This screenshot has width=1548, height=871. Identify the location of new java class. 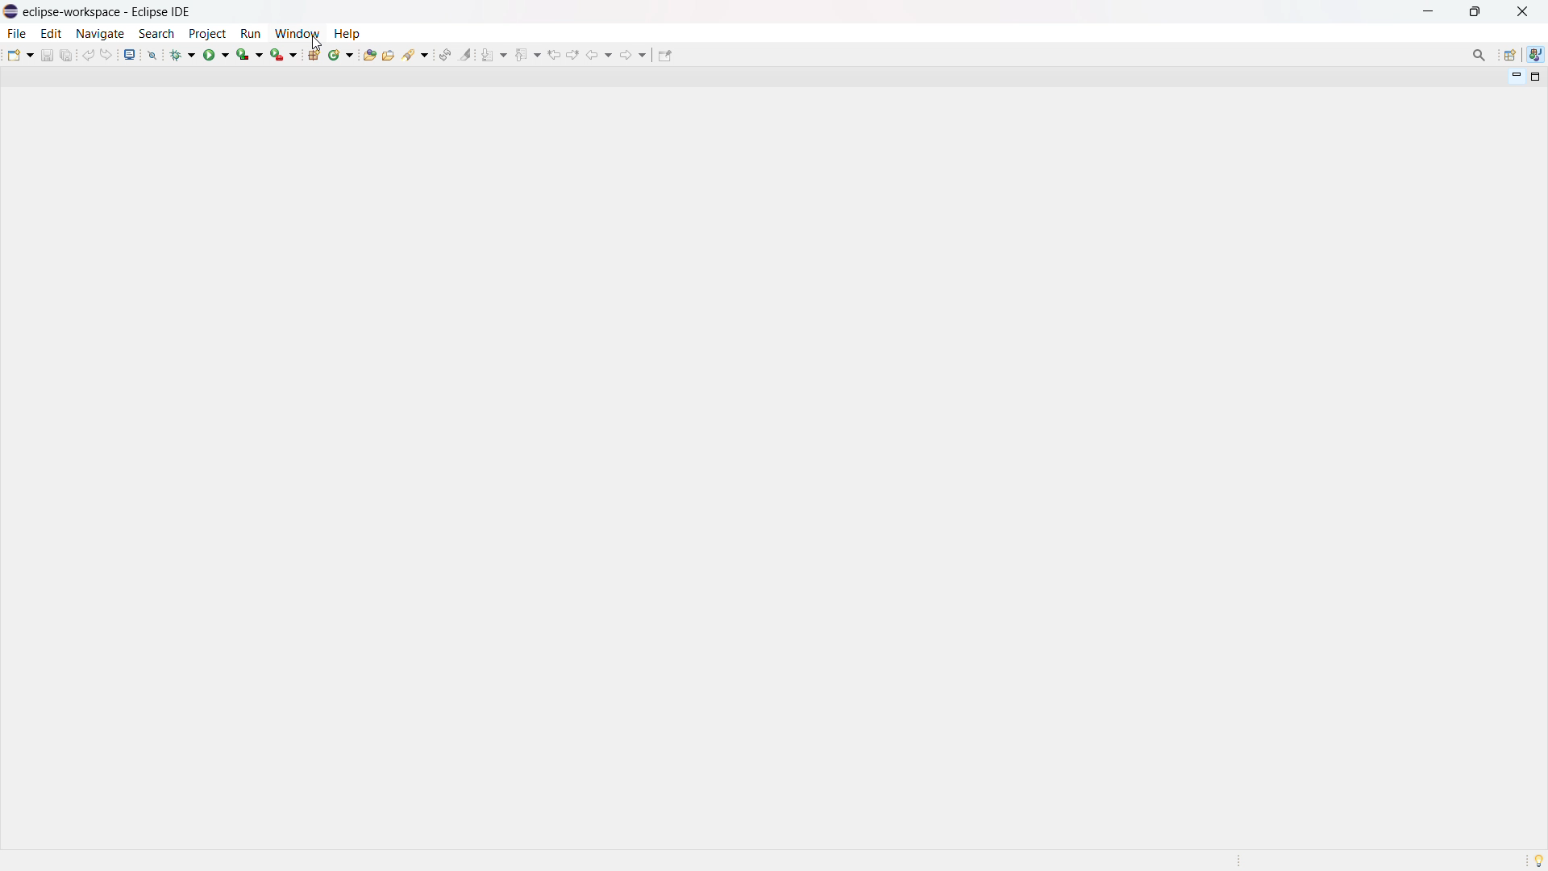
(342, 54).